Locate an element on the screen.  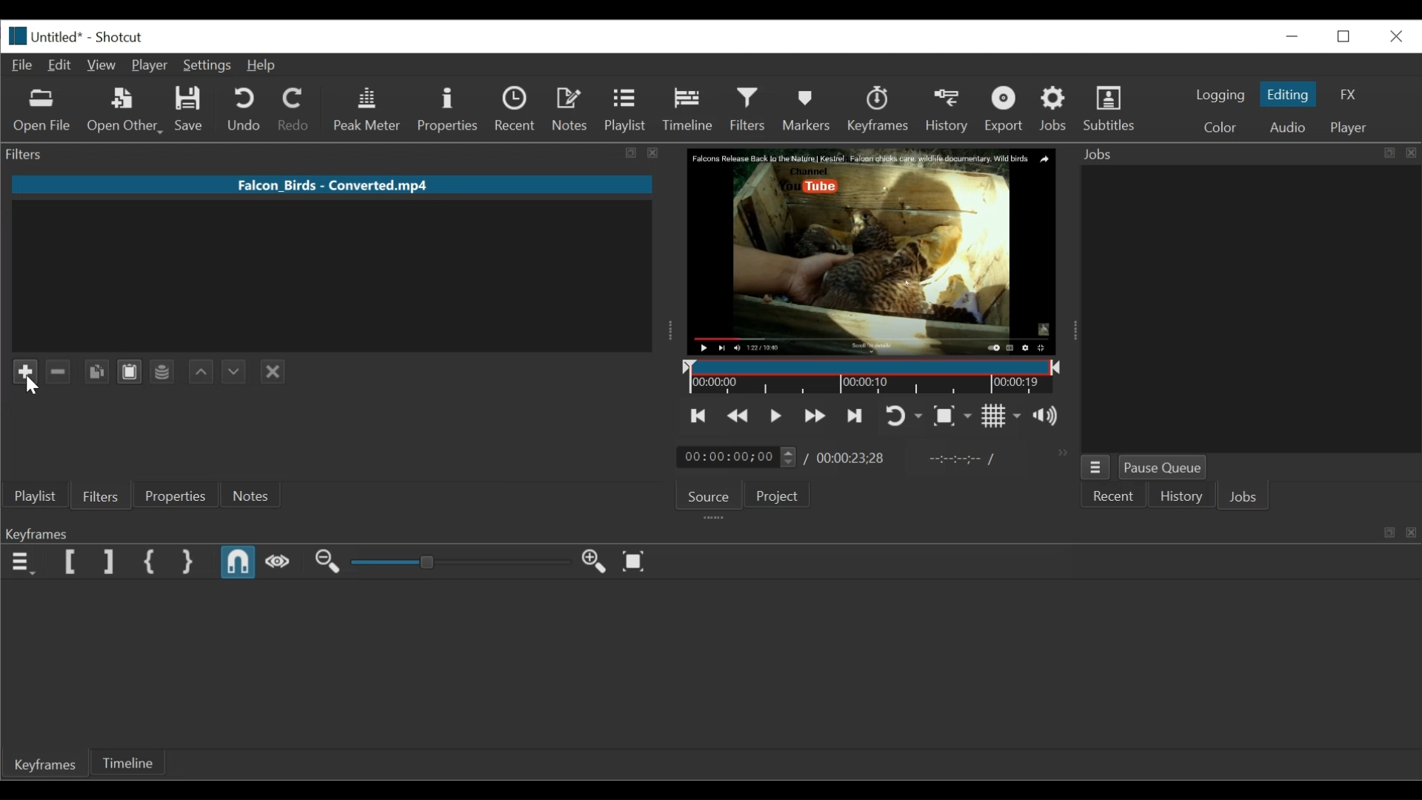
Keyframe menu is located at coordinates (22, 562).